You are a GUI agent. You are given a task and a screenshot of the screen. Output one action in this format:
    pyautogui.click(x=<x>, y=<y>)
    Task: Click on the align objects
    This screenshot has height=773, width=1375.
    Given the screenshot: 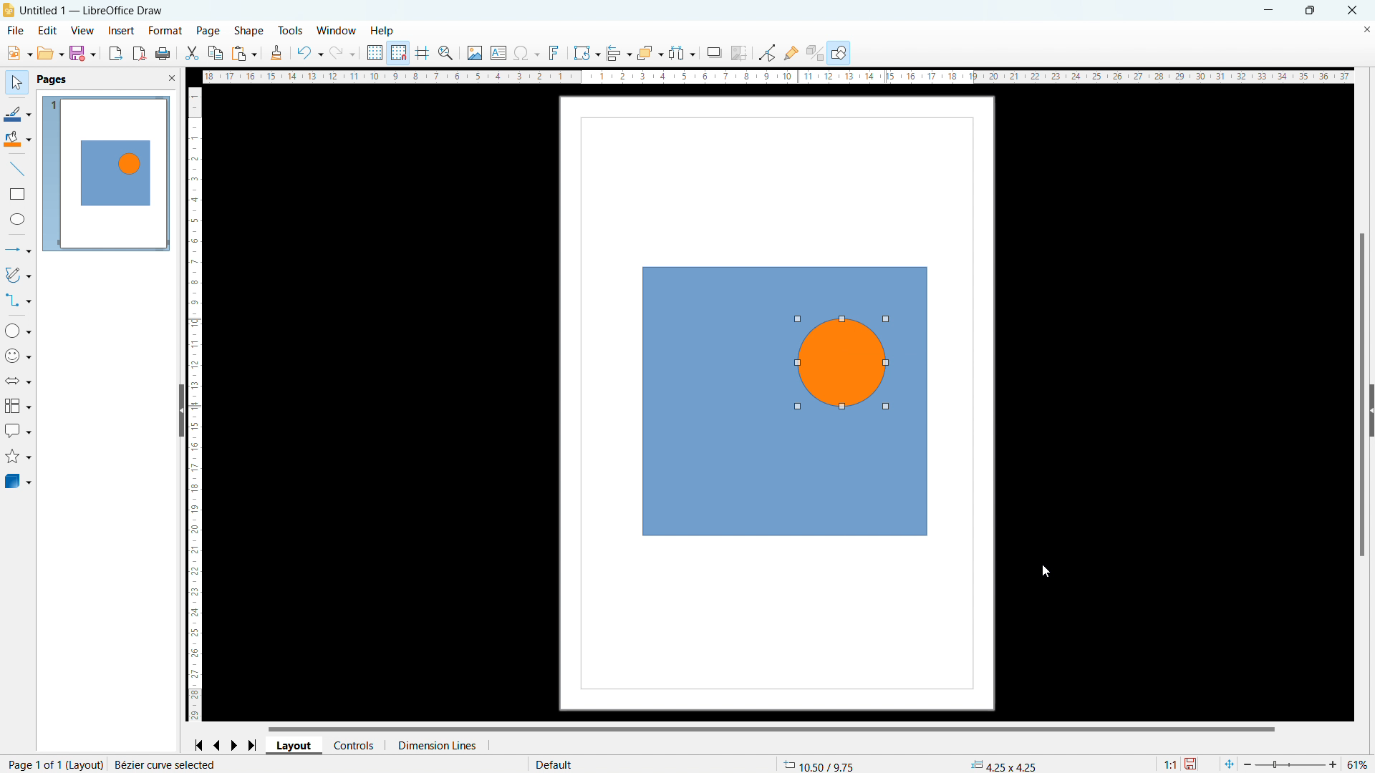 What is the action you would take?
    pyautogui.click(x=617, y=53)
    